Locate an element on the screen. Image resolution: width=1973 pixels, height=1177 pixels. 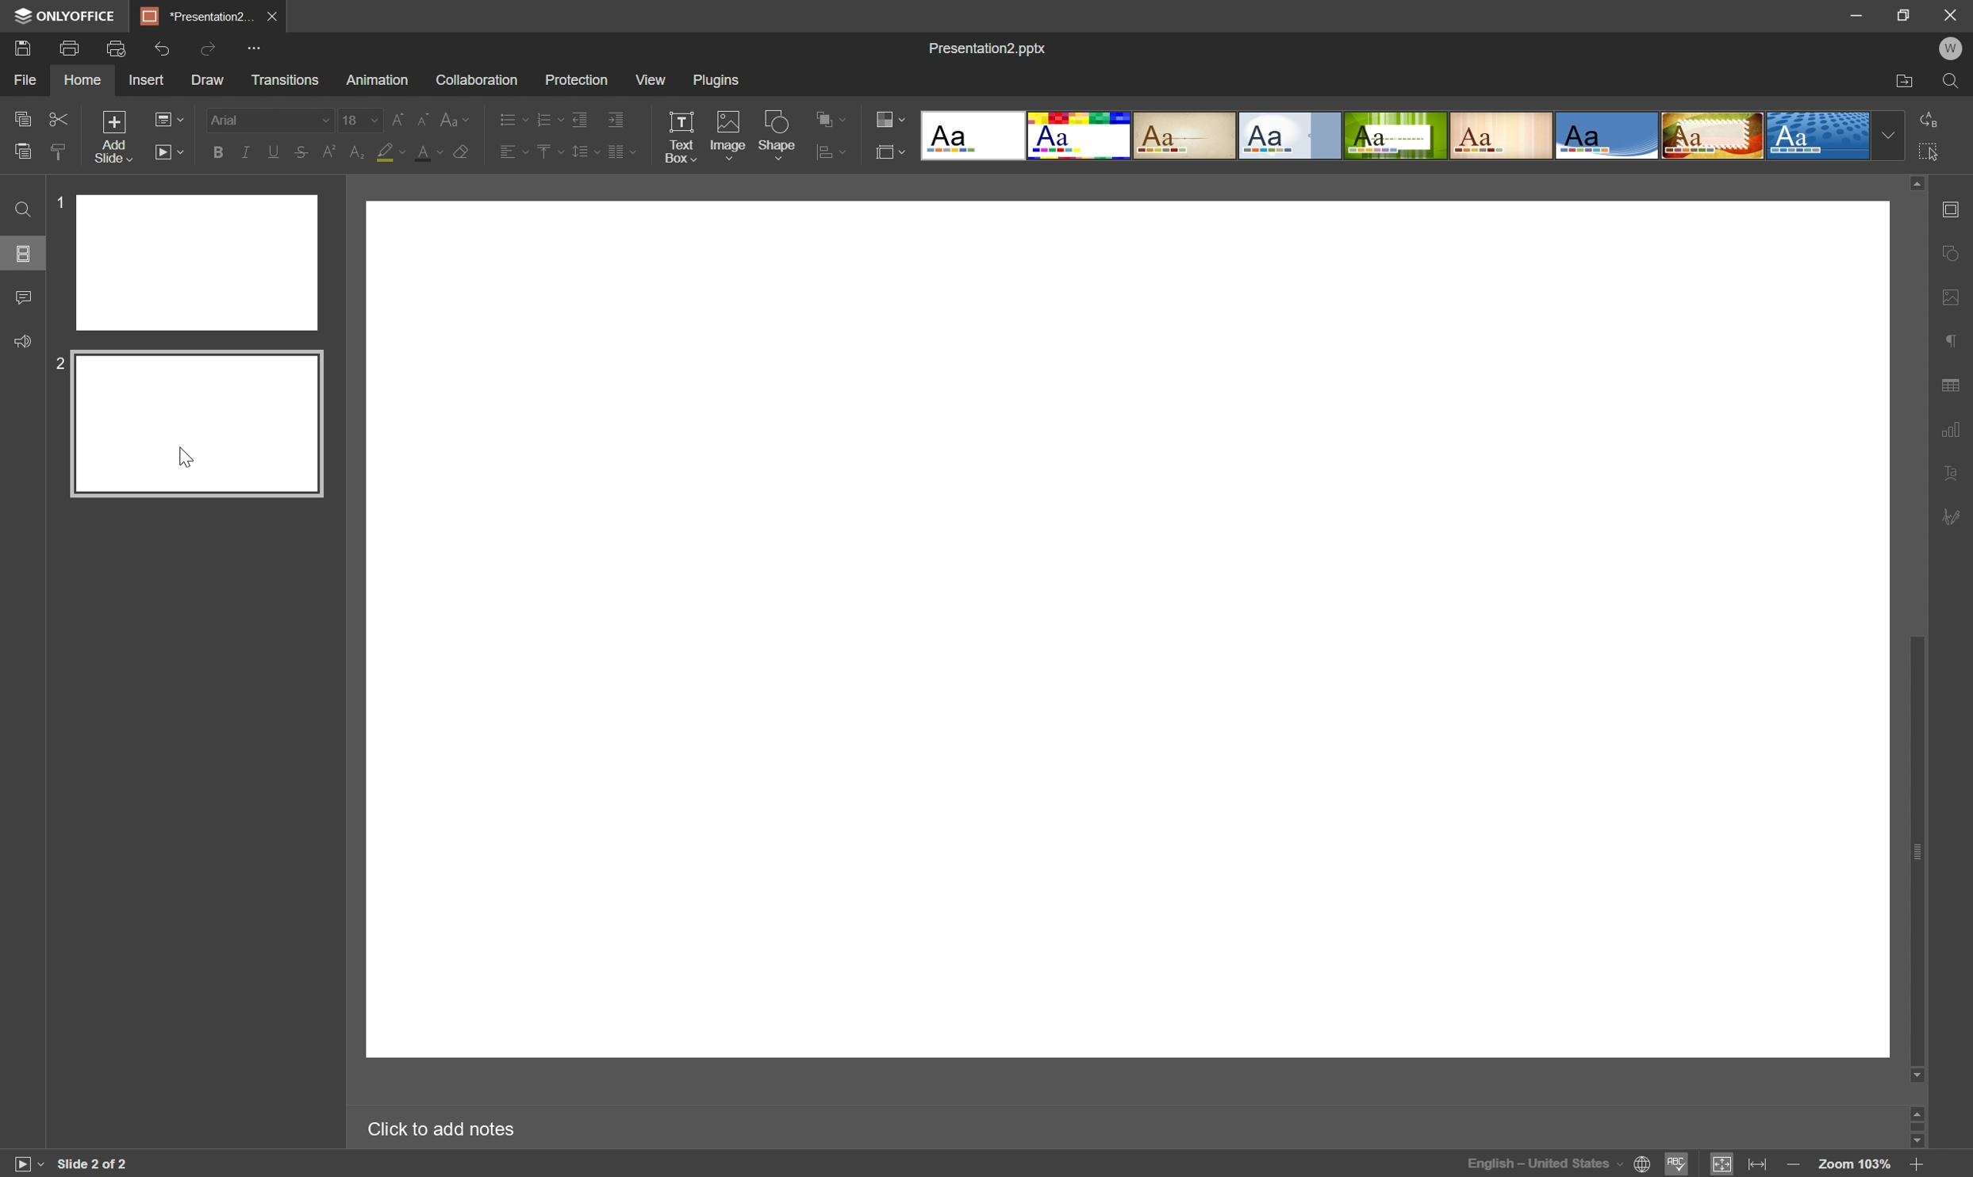
Scroll Up is located at coordinates (1925, 1110).